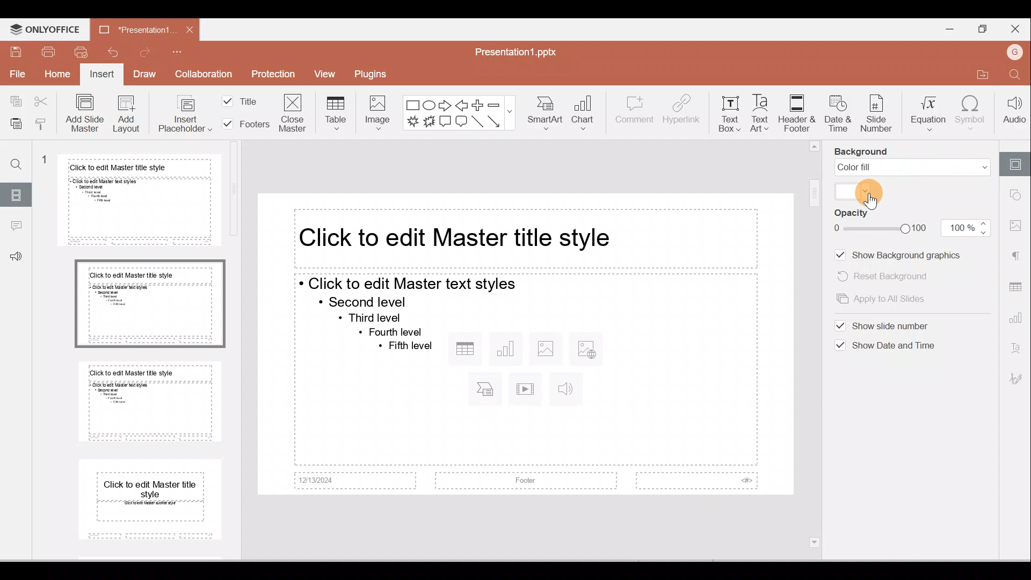  I want to click on Explosion 1, so click(411, 123).